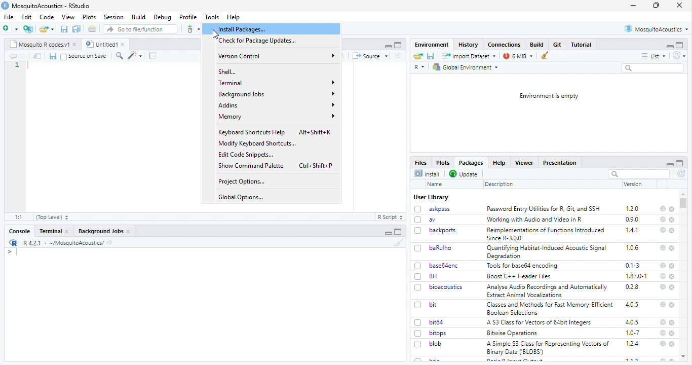  I want to click on 120, so click(633, 209).